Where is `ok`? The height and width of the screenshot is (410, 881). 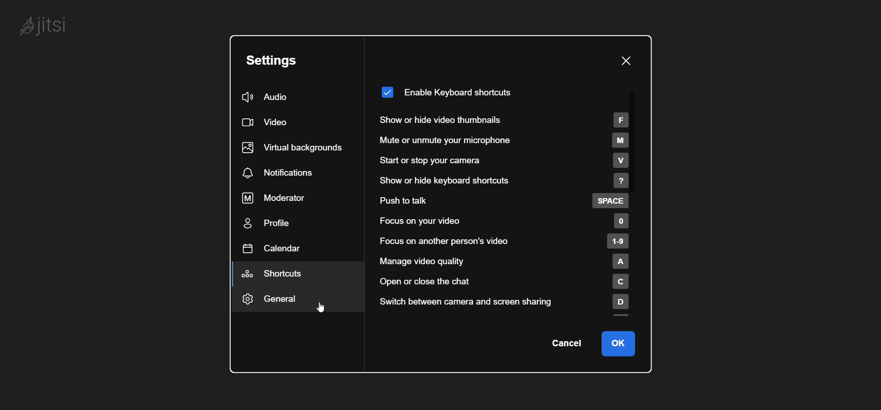 ok is located at coordinates (619, 344).